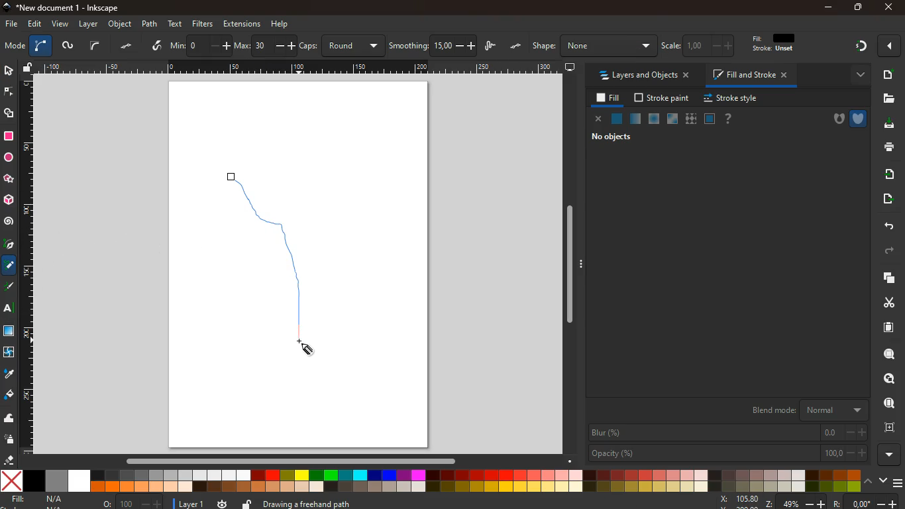 Image resolution: width=905 pixels, height=509 pixels. I want to click on select, so click(95, 46).